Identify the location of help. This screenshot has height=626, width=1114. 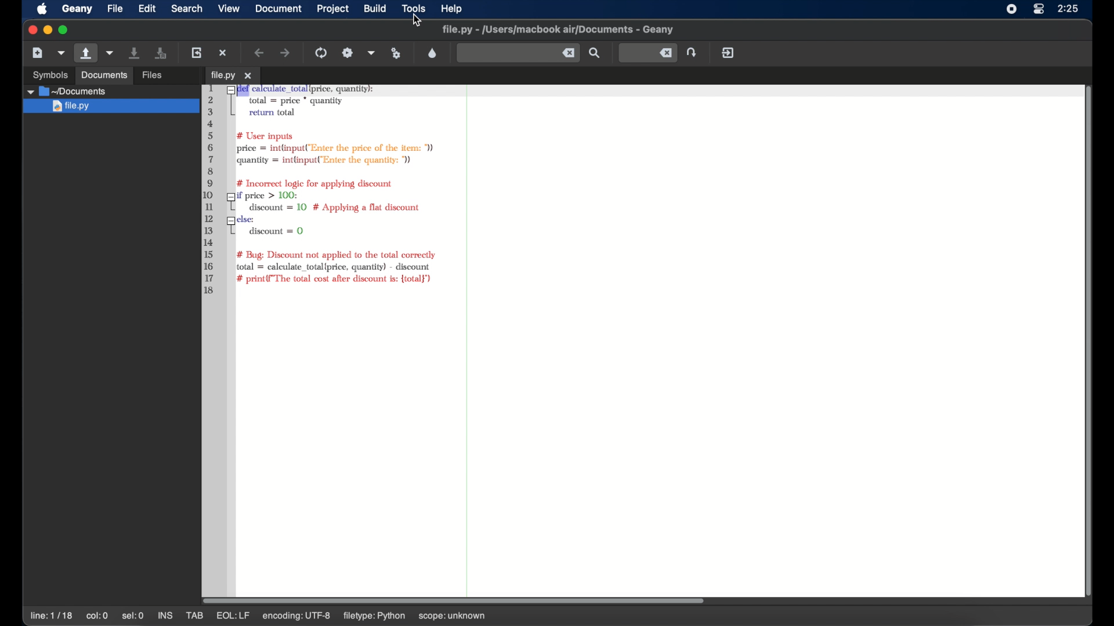
(452, 9).